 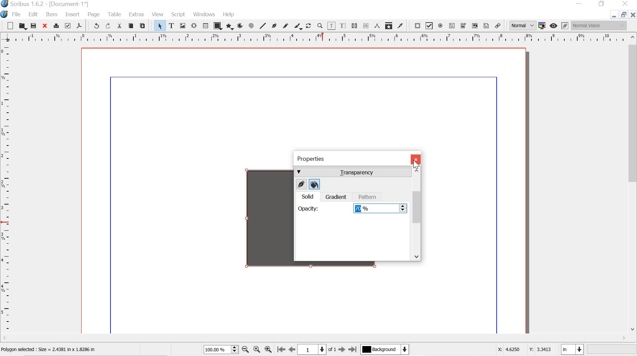 What do you see at coordinates (320, 26) in the screenshot?
I see `zoom in or out` at bounding box center [320, 26].